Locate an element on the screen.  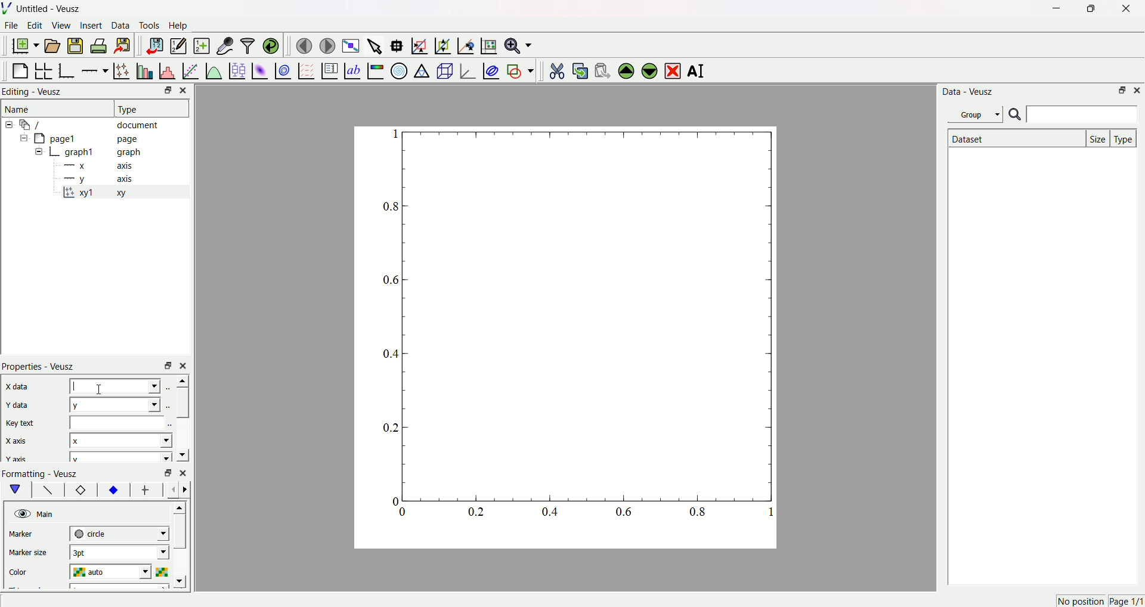
main is located at coordinates (18, 490).